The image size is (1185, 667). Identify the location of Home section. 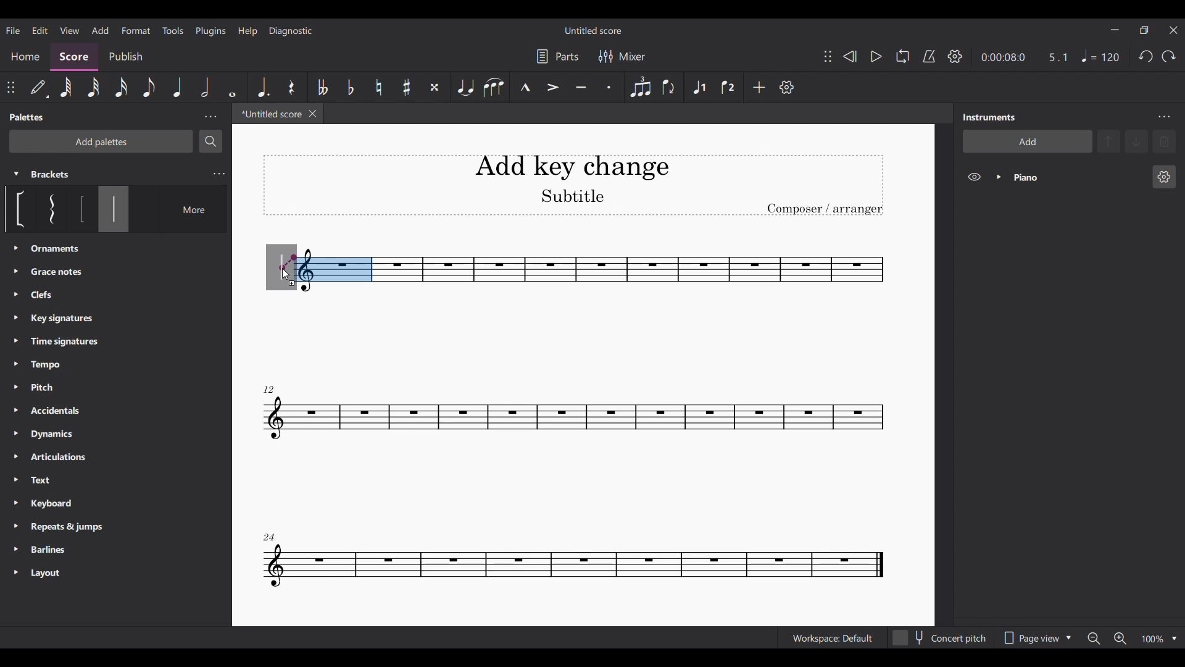
(26, 56).